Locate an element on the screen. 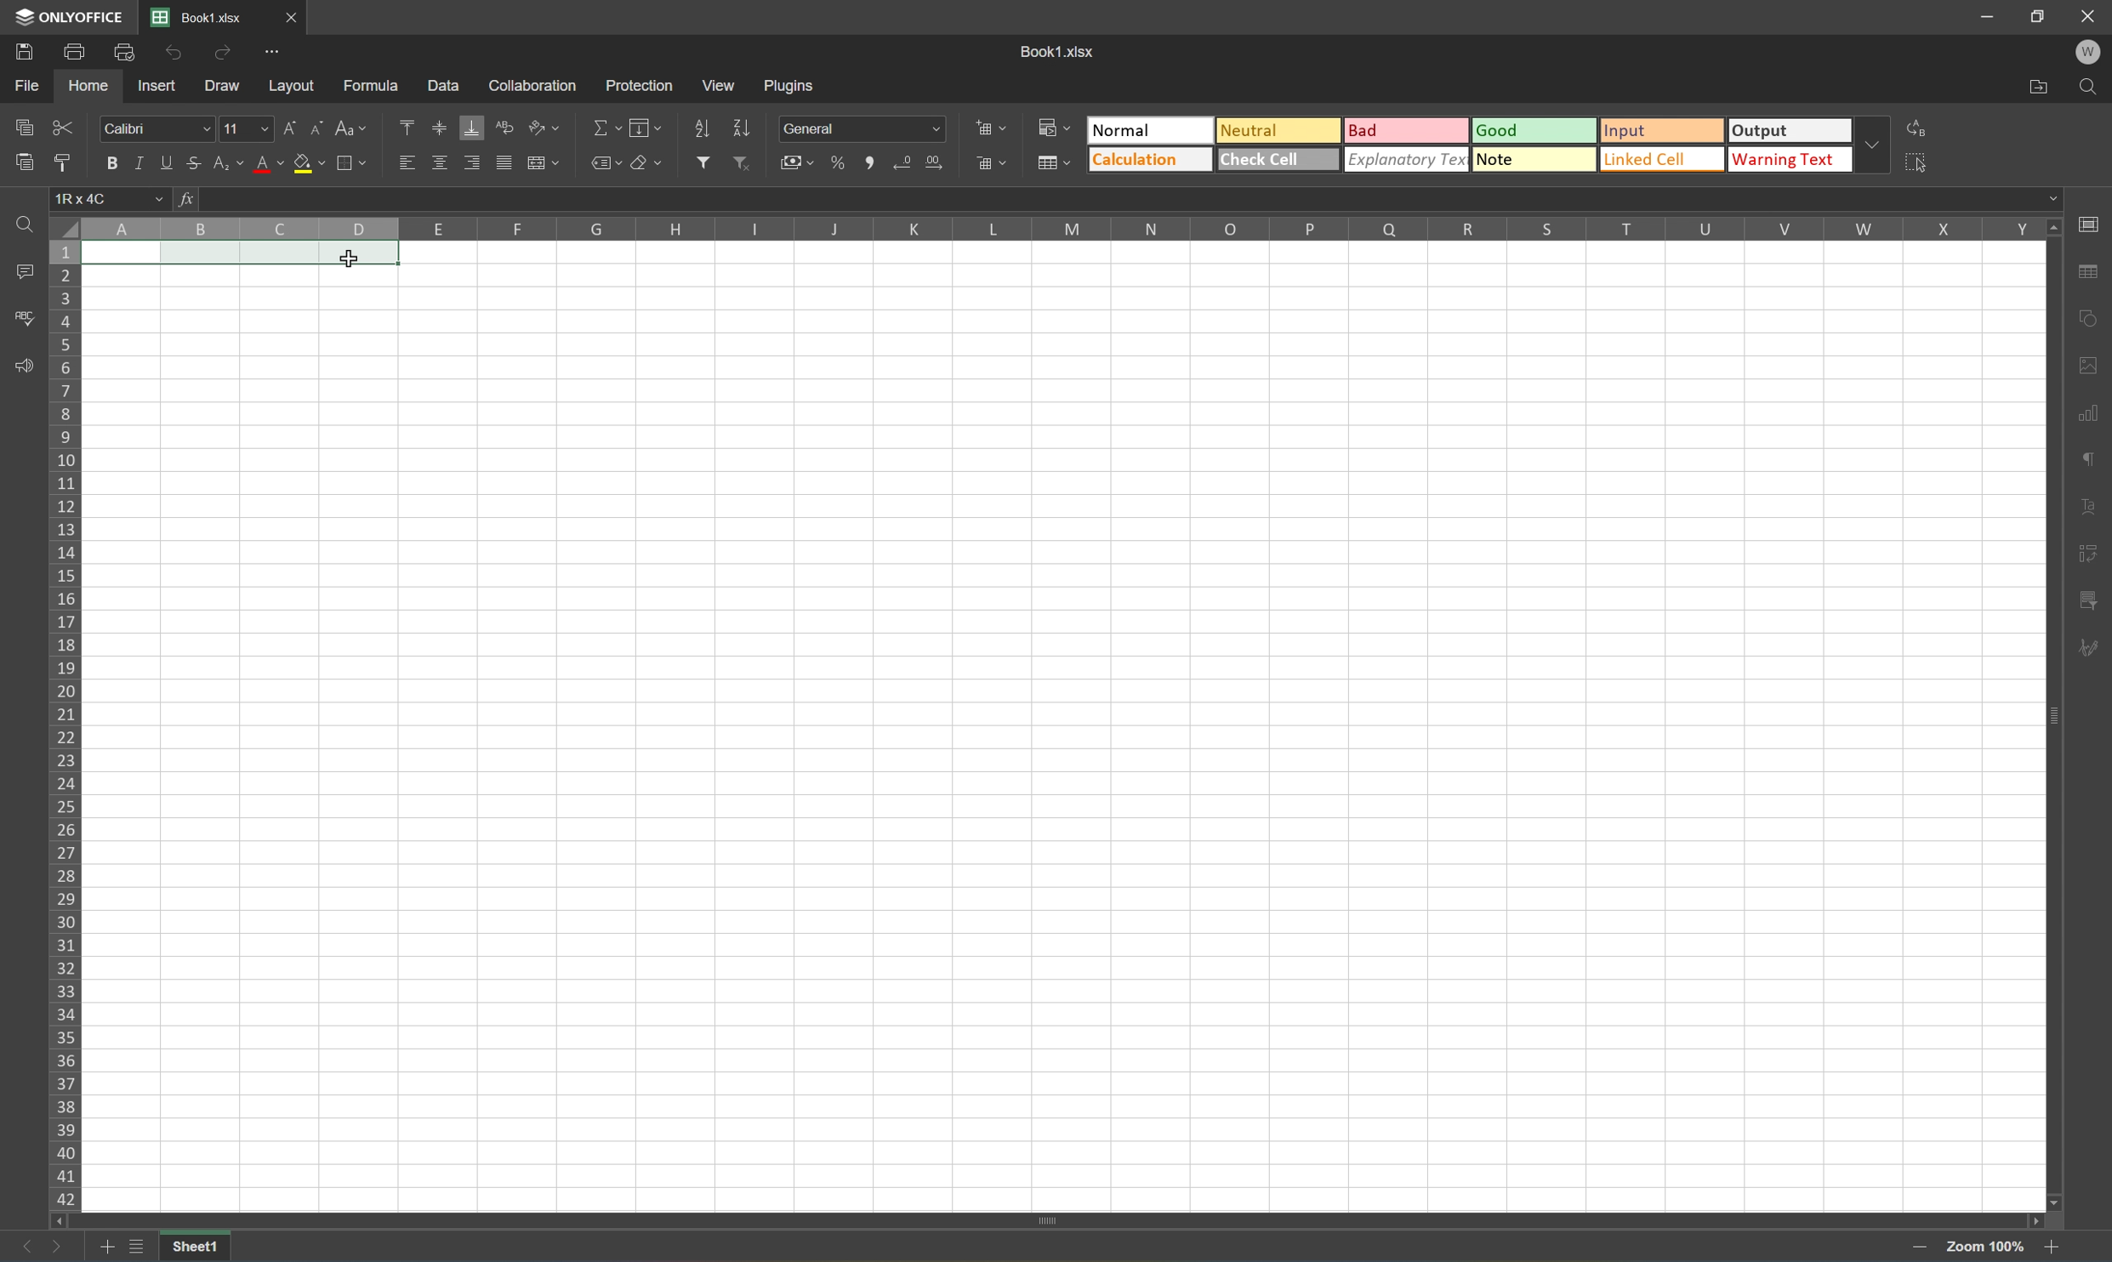 This screenshot has height=1262, width=2112. Spell checking is located at coordinates (21, 319).